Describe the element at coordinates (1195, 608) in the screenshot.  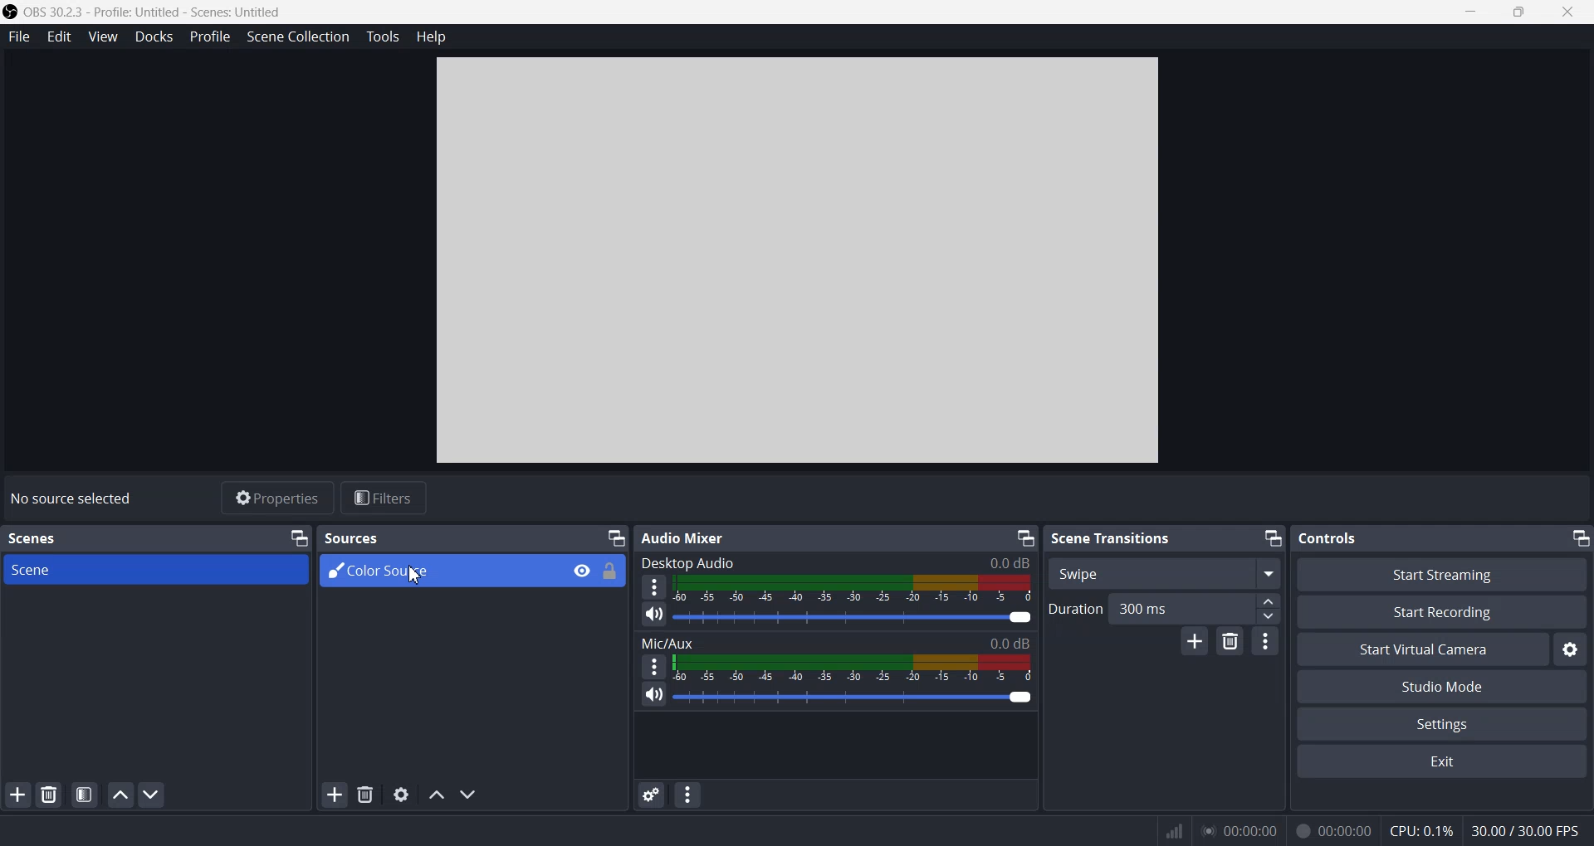
I see `300 ms` at that location.